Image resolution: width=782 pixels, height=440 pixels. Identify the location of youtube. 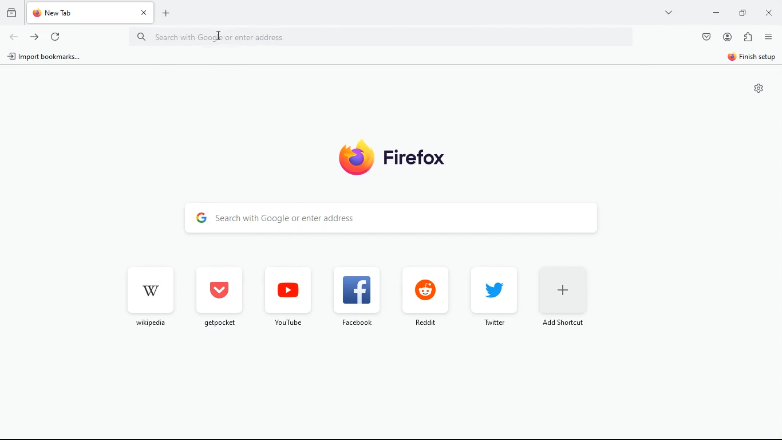
(287, 296).